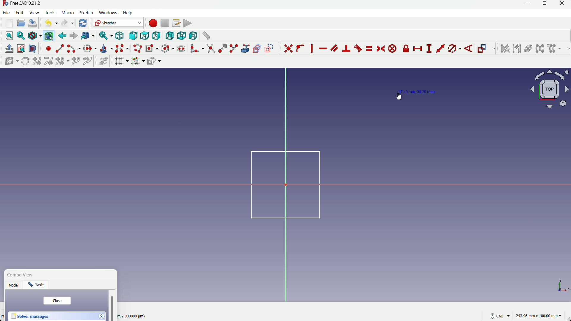 The height and width of the screenshot is (321, 571). What do you see at coordinates (20, 12) in the screenshot?
I see `edit menu` at bounding box center [20, 12].